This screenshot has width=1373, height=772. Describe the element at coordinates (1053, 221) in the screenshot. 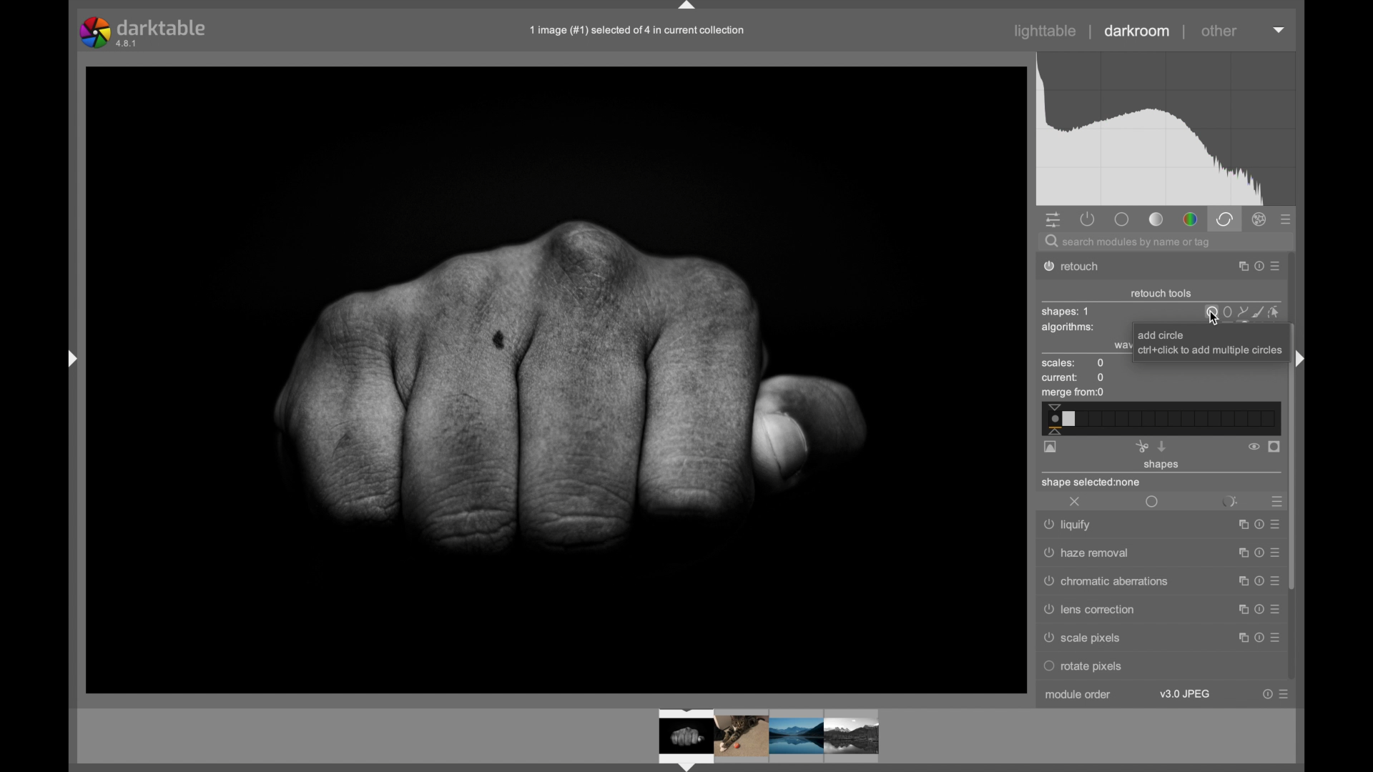

I see `show quick panel` at that location.